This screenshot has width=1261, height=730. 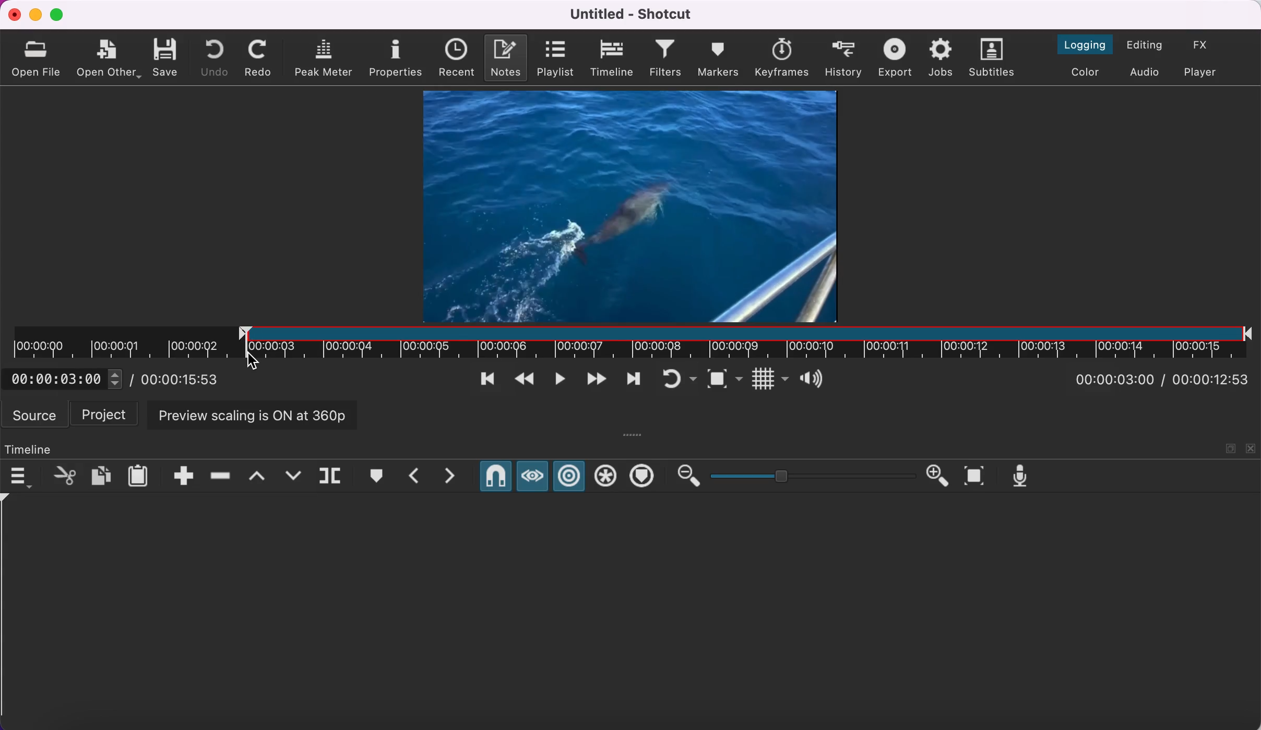 What do you see at coordinates (638, 15) in the screenshot?
I see `title` at bounding box center [638, 15].